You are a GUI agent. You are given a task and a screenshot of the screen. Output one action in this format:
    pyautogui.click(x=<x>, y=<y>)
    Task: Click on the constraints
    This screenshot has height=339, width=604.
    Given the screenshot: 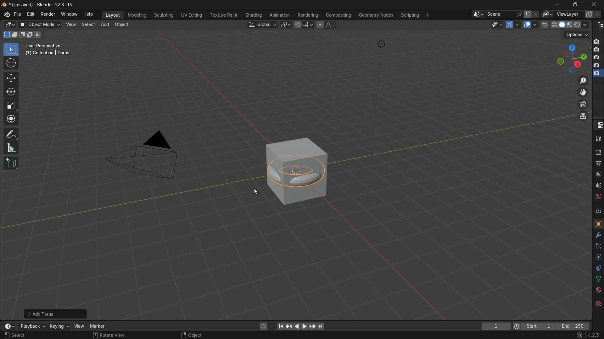 What is the action you would take?
    pyautogui.click(x=598, y=268)
    